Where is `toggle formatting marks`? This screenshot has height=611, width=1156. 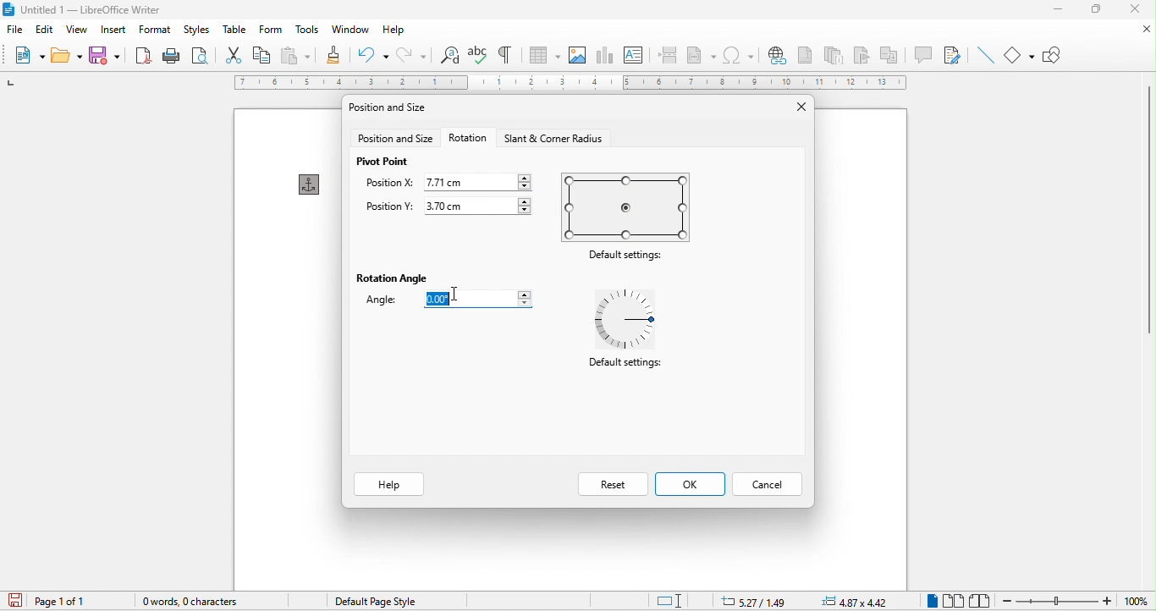 toggle formatting marks is located at coordinates (508, 53).